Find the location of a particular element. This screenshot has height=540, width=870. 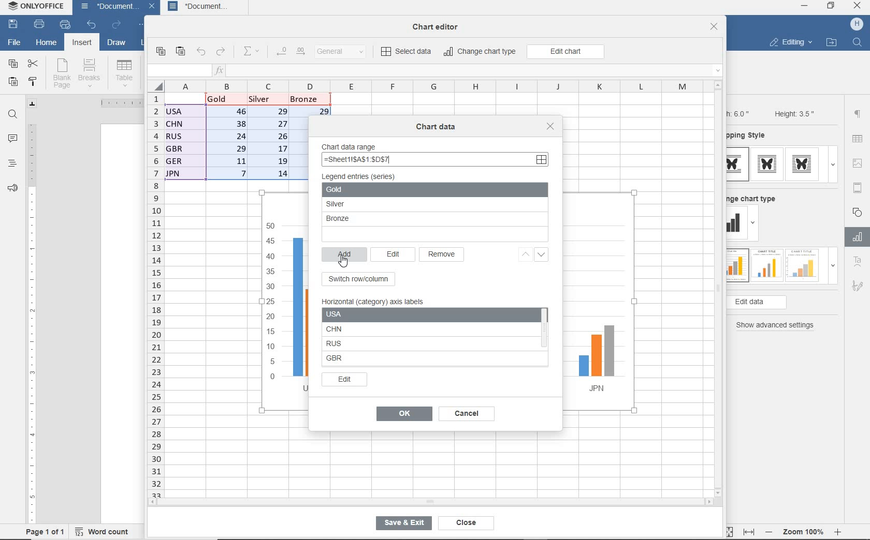

close is located at coordinates (469, 523).